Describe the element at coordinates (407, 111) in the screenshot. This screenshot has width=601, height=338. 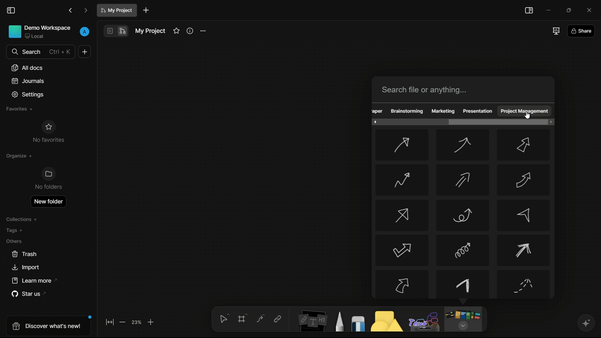
I see `brainstorming` at that location.